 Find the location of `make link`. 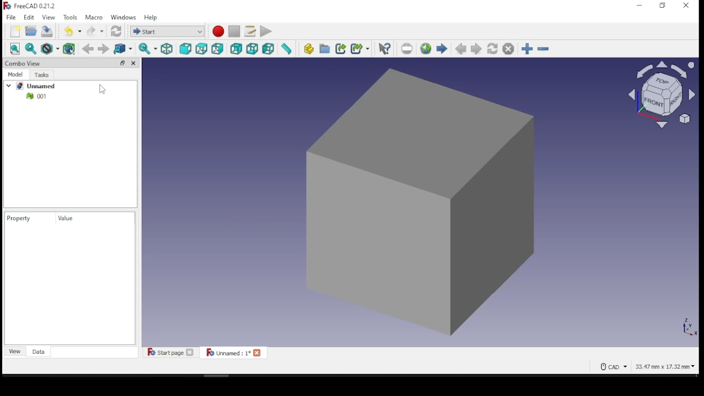

make link is located at coordinates (340, 48).